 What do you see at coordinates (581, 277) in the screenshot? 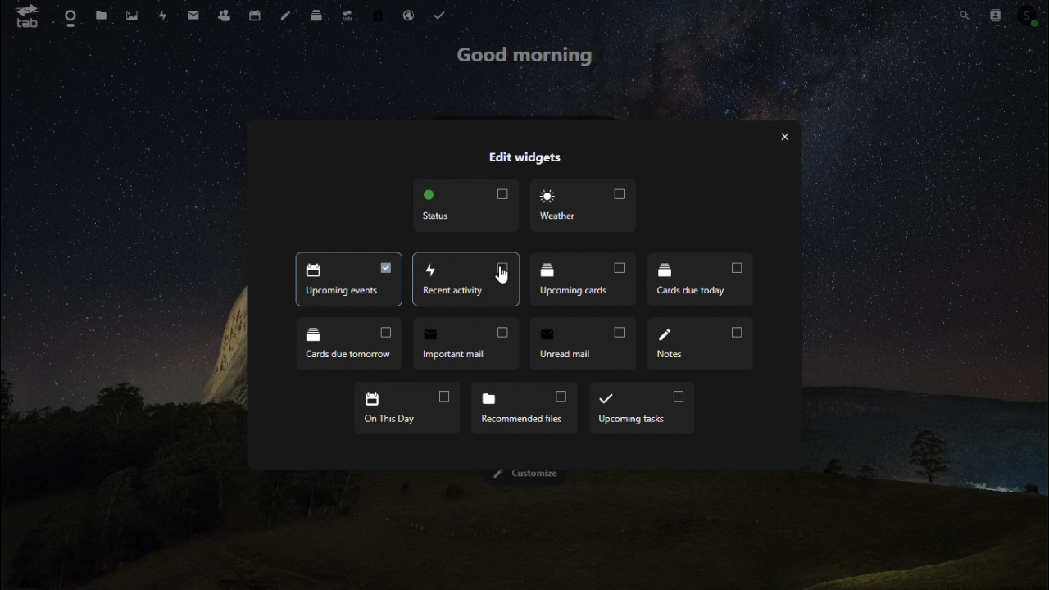
I see `Upcoming cards` at bounding box center [581, 277].